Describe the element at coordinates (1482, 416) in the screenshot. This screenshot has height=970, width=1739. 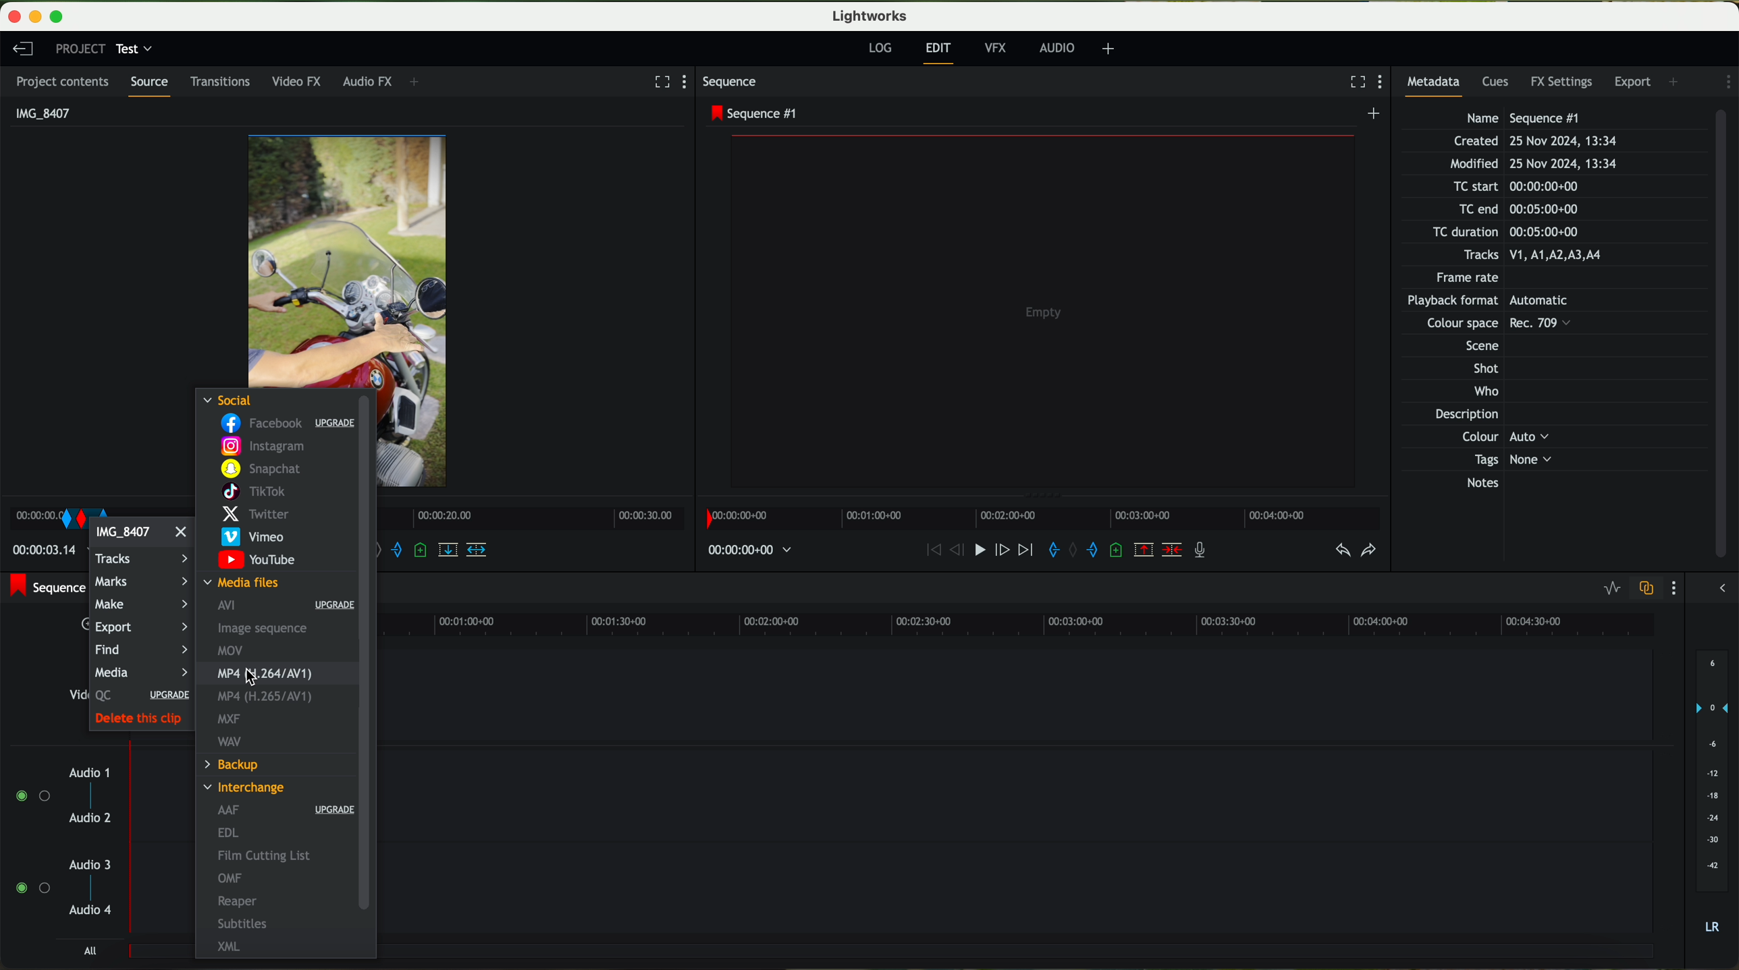
I see `Description` at that location.